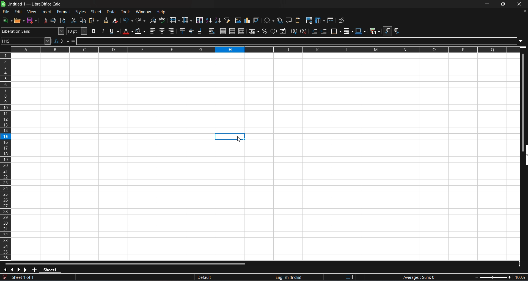 This screenshot has width=528, height=281. I want to click on format, so click(64, 12).